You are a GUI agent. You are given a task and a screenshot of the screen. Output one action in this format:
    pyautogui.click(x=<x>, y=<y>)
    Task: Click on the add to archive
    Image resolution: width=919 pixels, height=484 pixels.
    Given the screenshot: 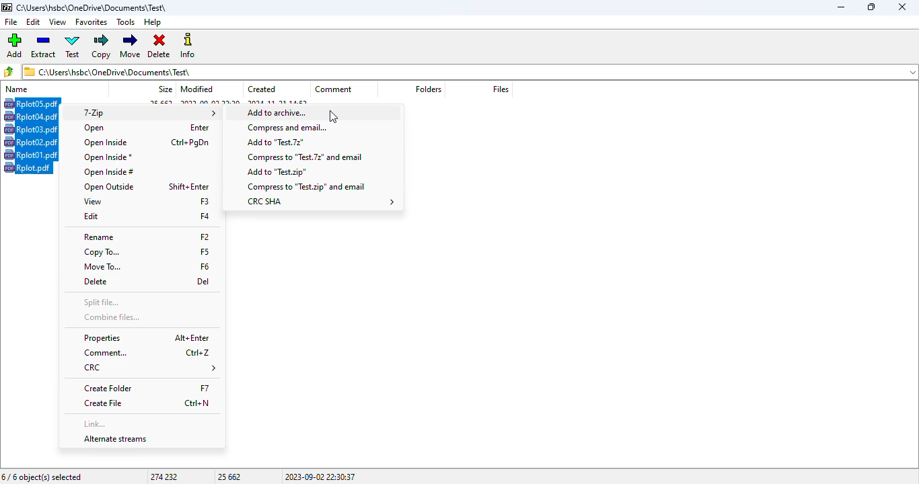 What is the action you would take?
    pyautogui.click(x=275, y=112)
    